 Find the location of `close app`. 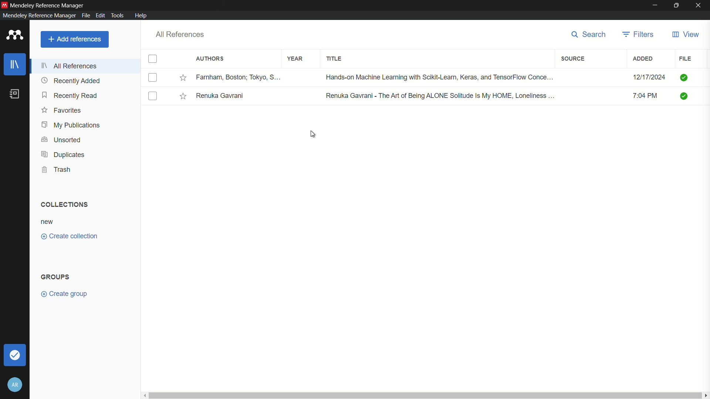

close app is located at coordinates (700, 5).